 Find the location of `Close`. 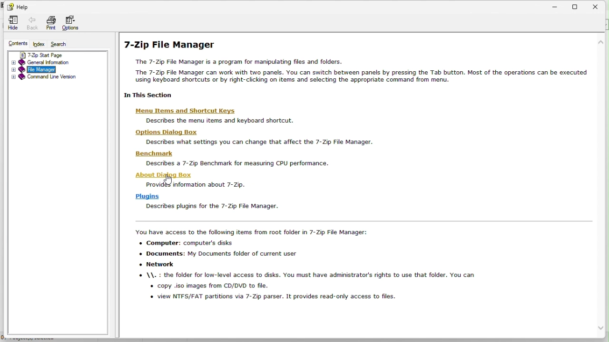

Close is located at coordinates (599, 6).